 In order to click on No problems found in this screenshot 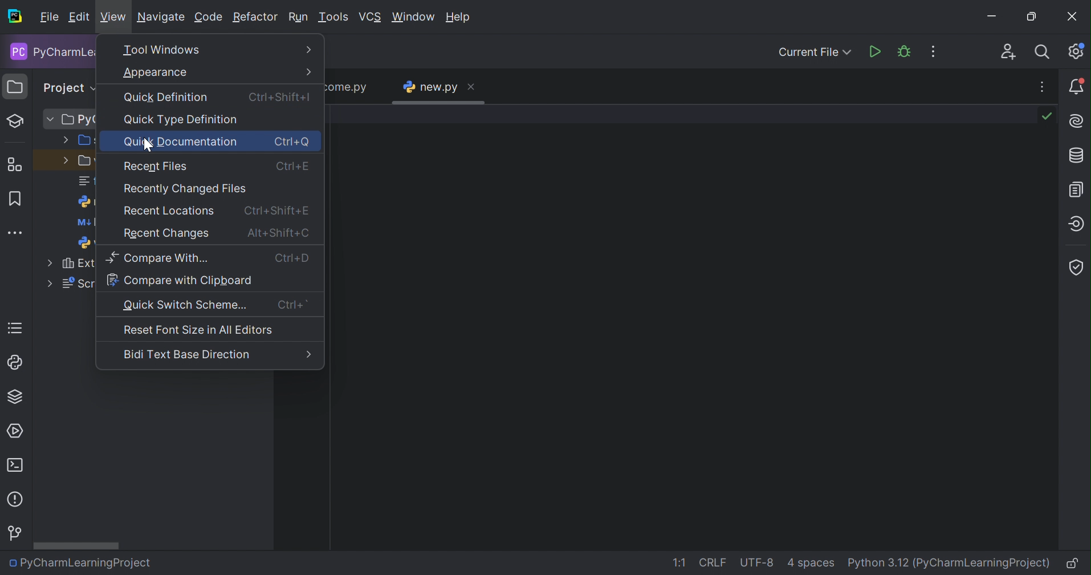, I will do `click(1048, 116)`.